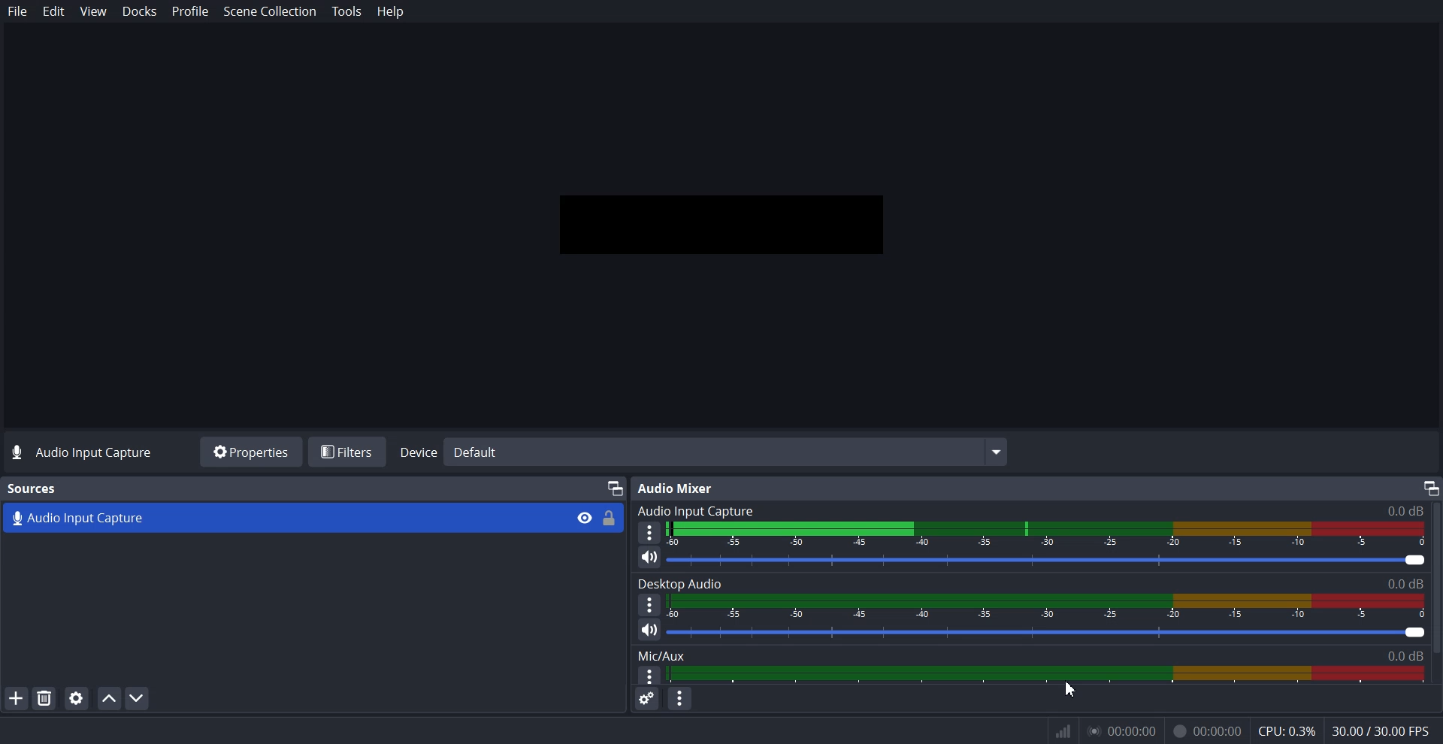  What do you see at coordinates (140, 12) in the screenshot?
I see `Docks` at bounding box center [140, 12].